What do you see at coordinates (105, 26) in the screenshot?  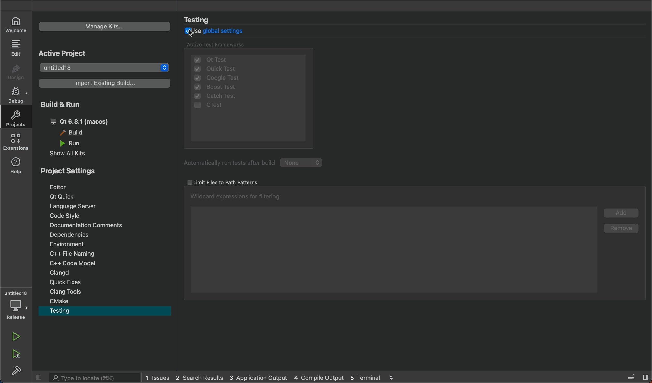 I see `manage kits` at bounding box center [105, 26].